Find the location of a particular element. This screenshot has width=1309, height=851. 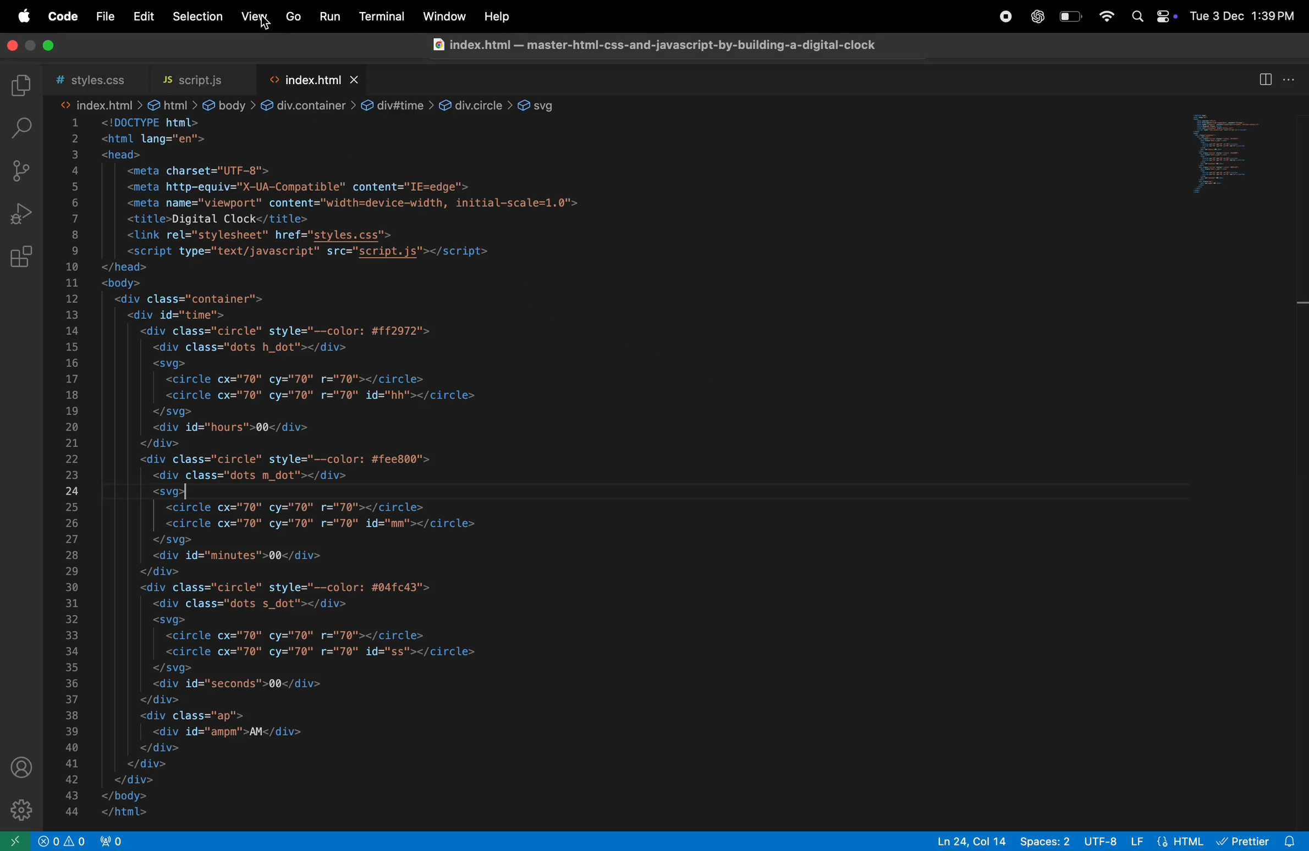

settings is located at coordinates (23, 808).